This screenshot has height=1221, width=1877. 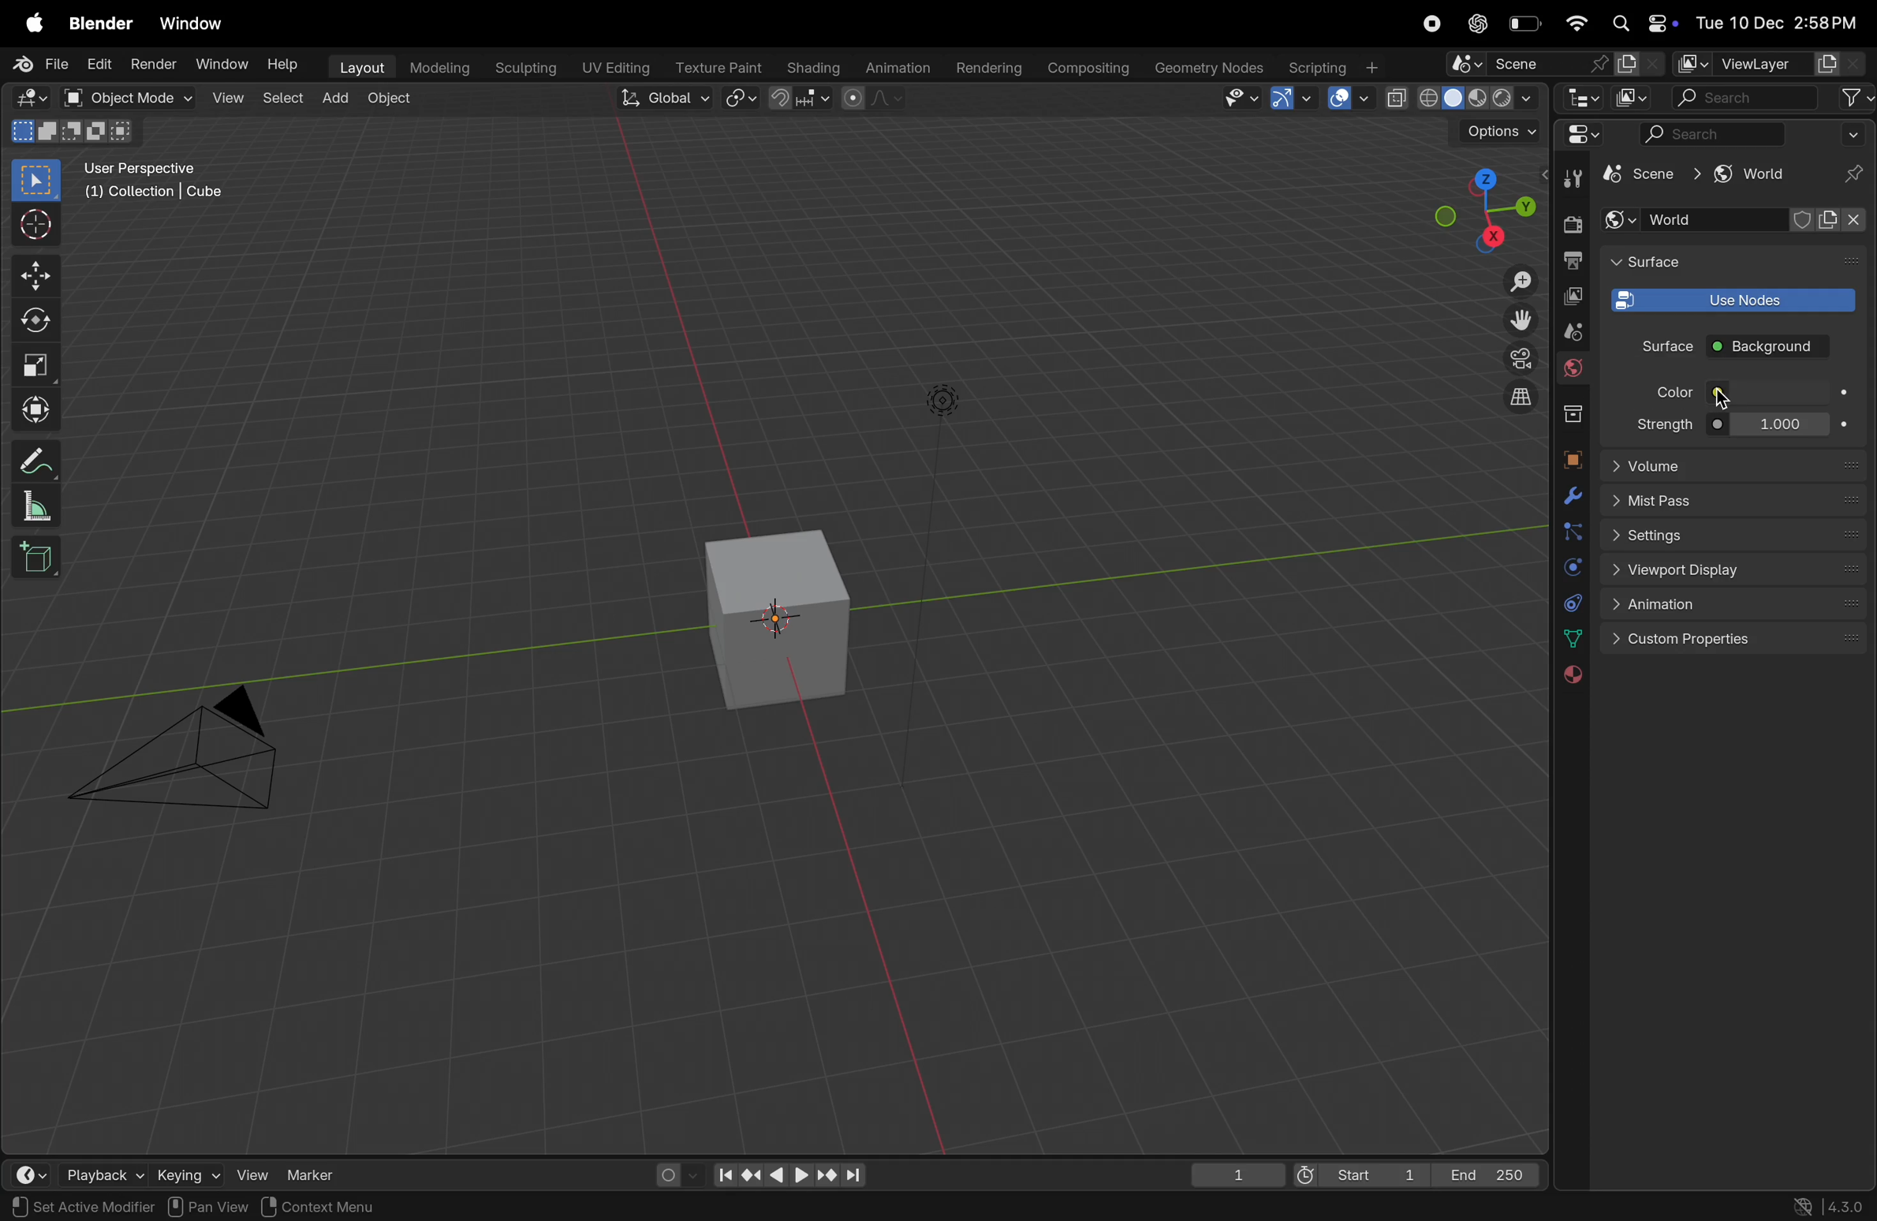 What do you see at coordinates (1734, 605) in the screenshot?
I see `Animation` at bounding box center [1734, 605].